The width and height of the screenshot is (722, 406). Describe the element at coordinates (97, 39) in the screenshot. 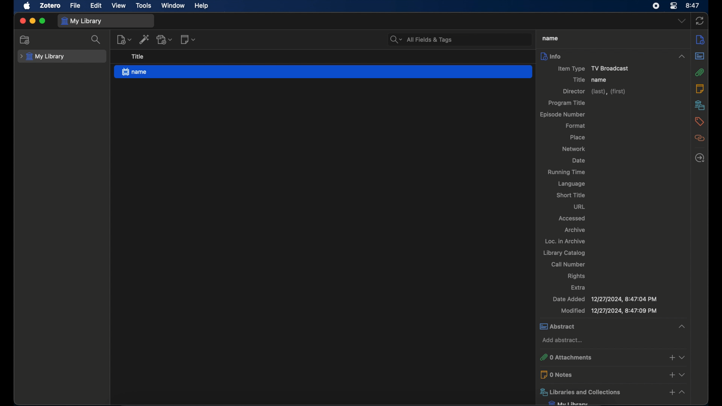

I see `search` at that location.